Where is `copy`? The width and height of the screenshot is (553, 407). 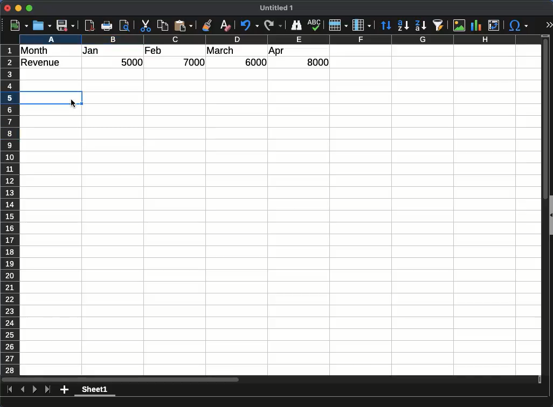 copy is located at coordinates (163, 25).